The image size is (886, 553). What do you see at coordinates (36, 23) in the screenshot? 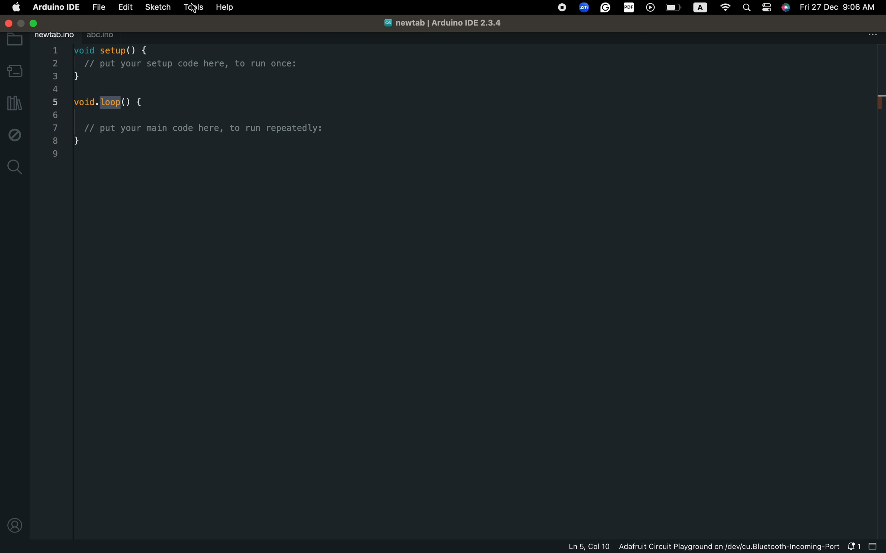
I see `Close` at bounding box center [36, 23].